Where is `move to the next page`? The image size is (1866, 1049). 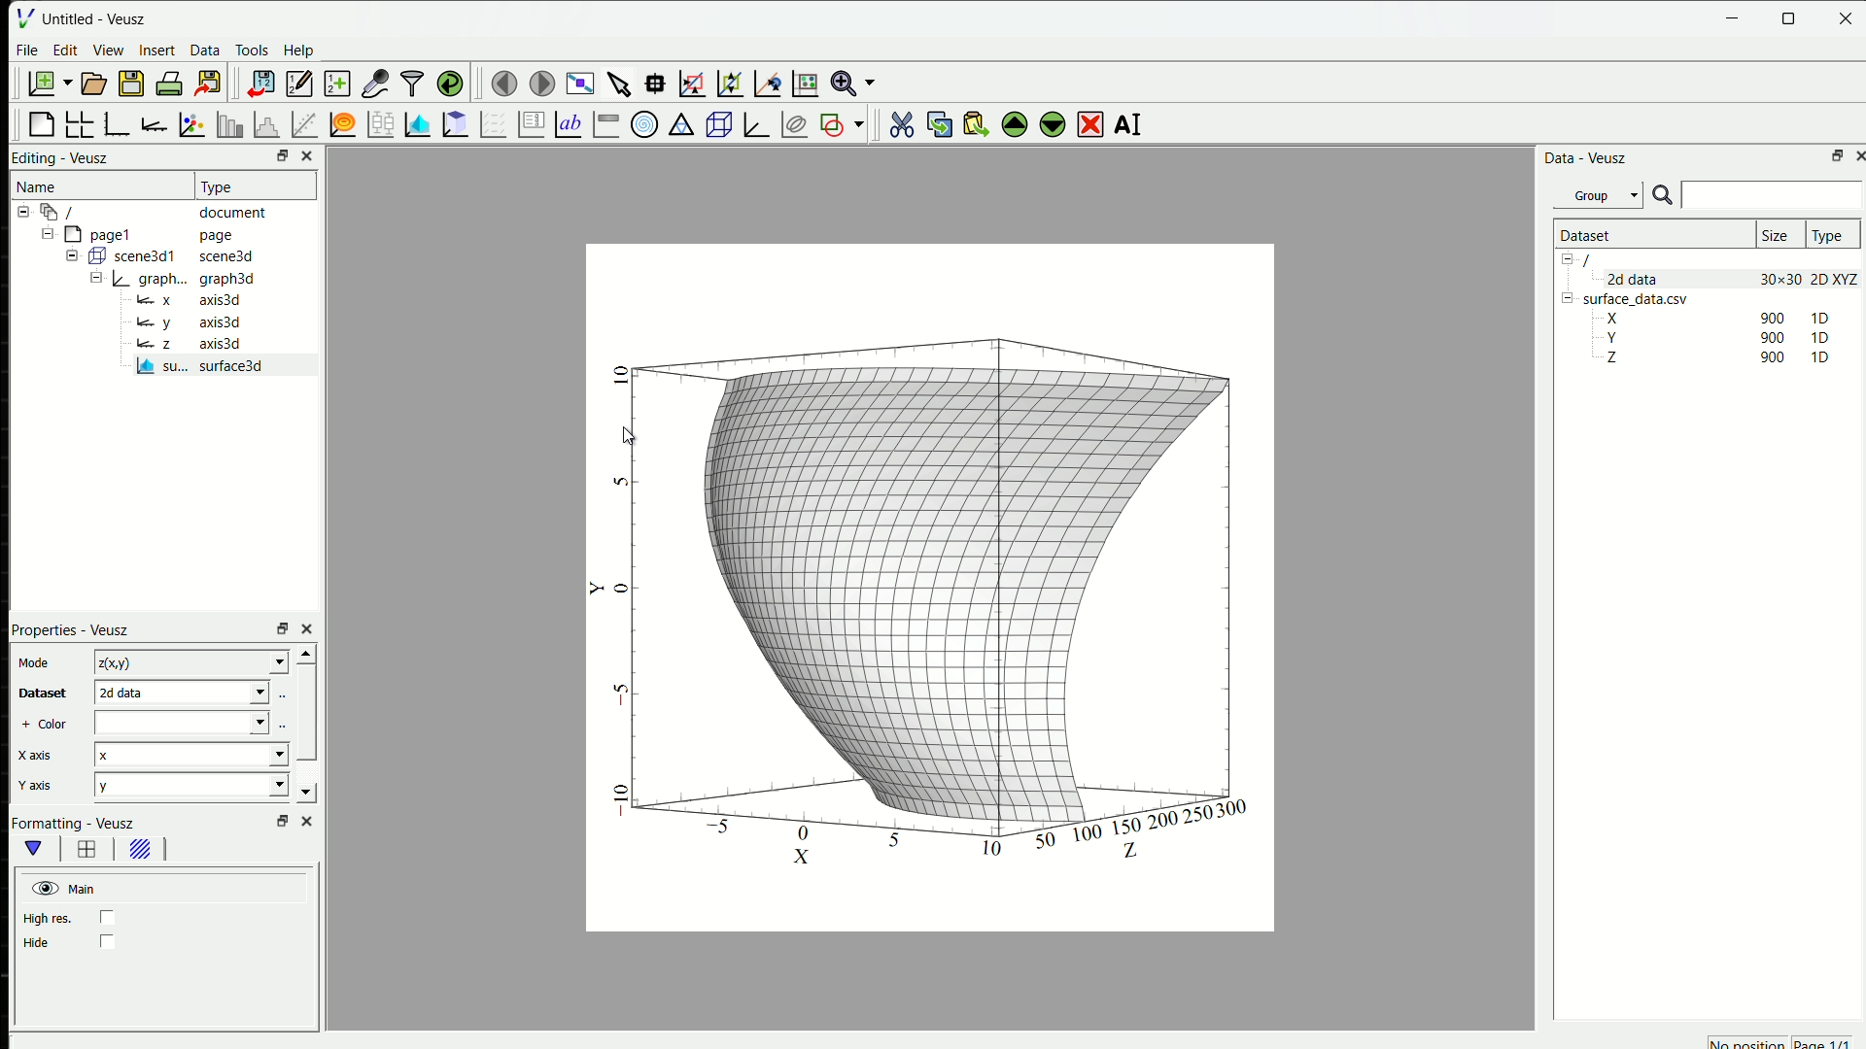
move to the next page is located at coordinates (541, 84).